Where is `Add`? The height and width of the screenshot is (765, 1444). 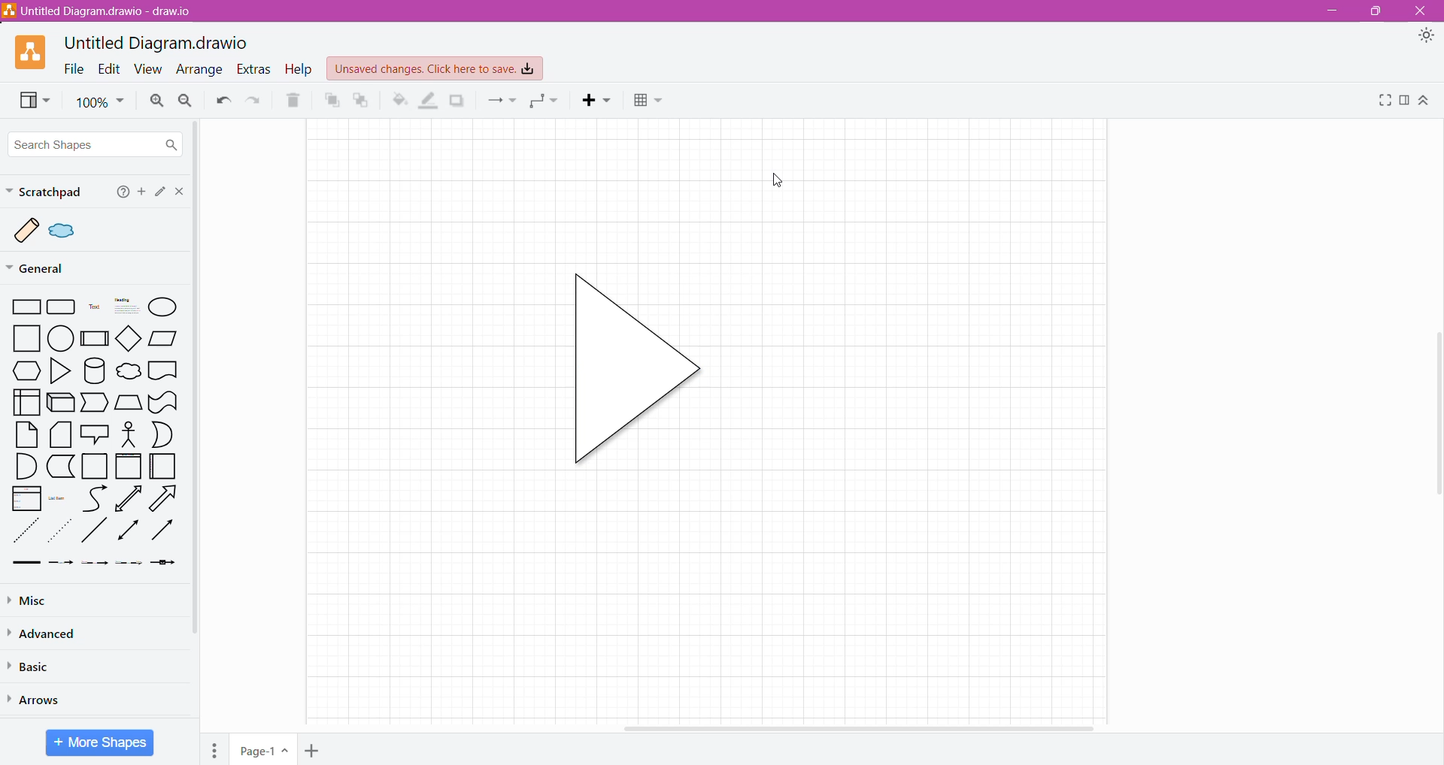
Add is located at coordinates (141, 193).